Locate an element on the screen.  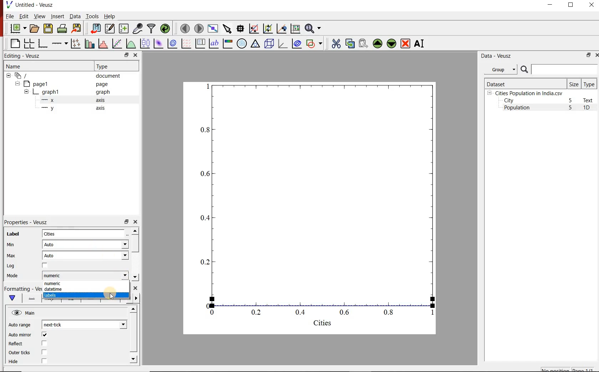
view plot full screen is located at coordinates (213, 29).